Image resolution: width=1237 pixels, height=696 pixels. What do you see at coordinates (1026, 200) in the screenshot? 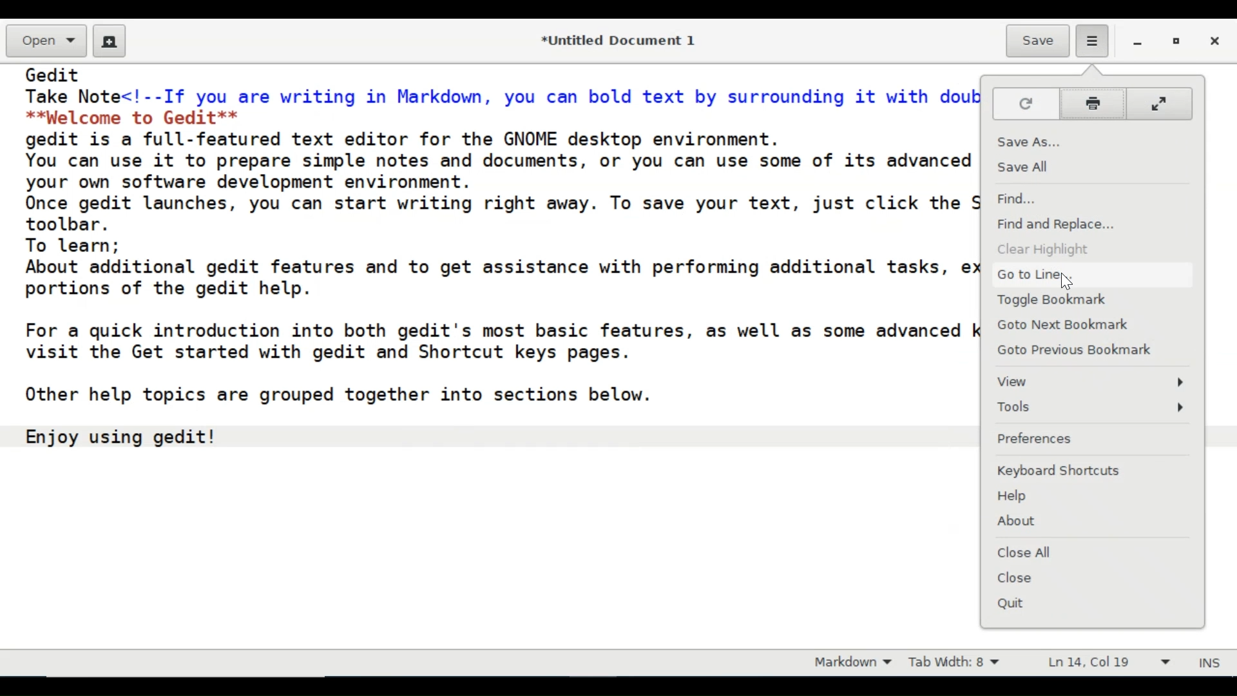
I see `Find` at bounding box center [1026, 200].